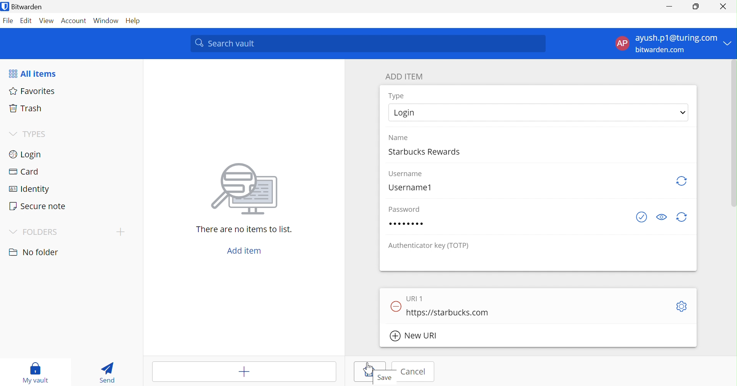 The image size is (737, 386). Describe the element at coordinates (405, 77) in the screenshot. I see `ADD ITEM` at that location.